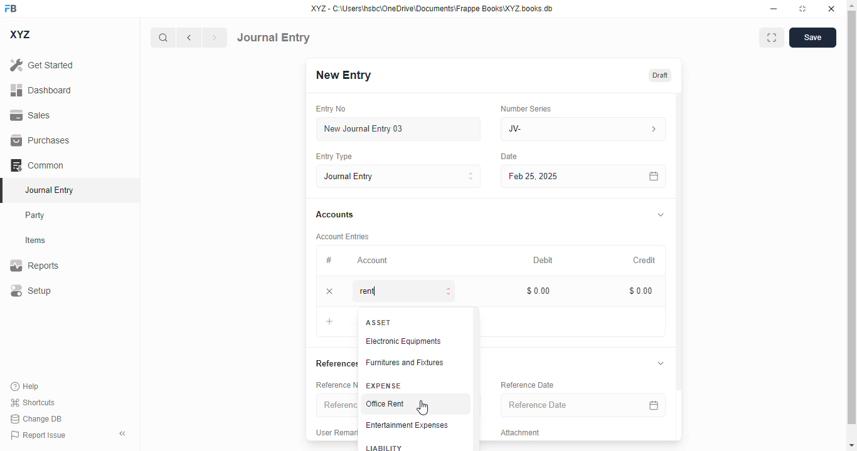 The height and width of the screenshot is (451, 857). Describe the element at coordinates (41, 140) in the screenshot. I see `purchases` at that location.